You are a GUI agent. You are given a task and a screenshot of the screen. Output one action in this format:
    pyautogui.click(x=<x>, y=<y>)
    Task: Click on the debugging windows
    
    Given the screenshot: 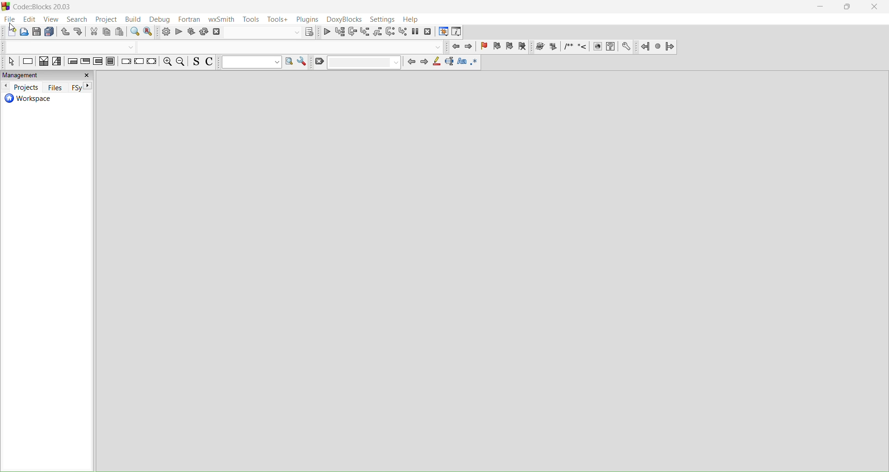 What is the action you would take?
    pyautogui.click(x=442, y=31)
    